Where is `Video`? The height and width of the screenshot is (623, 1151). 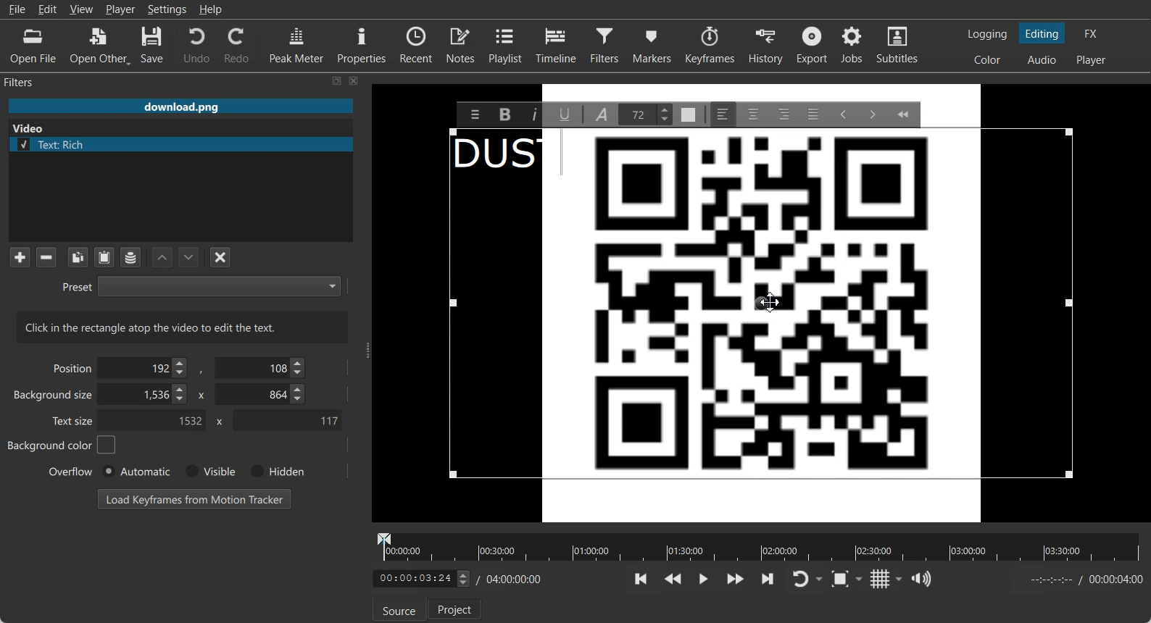
Video is located at coordinates (31, 127).